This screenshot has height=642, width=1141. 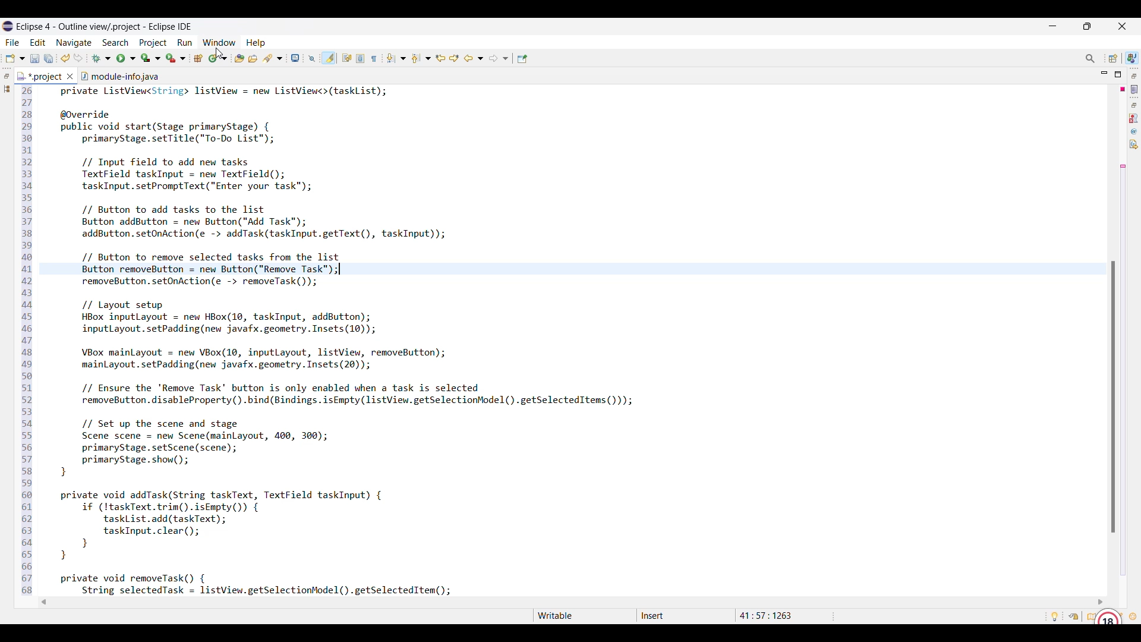 I want to click on Open a terminal, so click(x=295, y=58).